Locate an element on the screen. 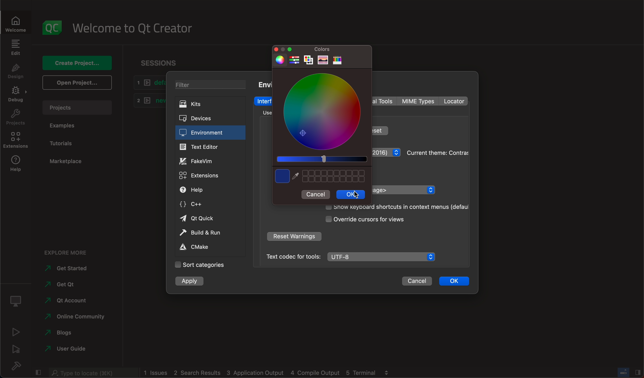 Image resolution: width=644 pixels, height=378 pixels. text code is located at coordinates (293, 256).